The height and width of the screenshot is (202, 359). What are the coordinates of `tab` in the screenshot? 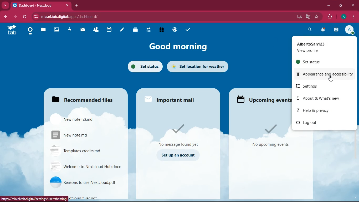 It's located at (147, 29).